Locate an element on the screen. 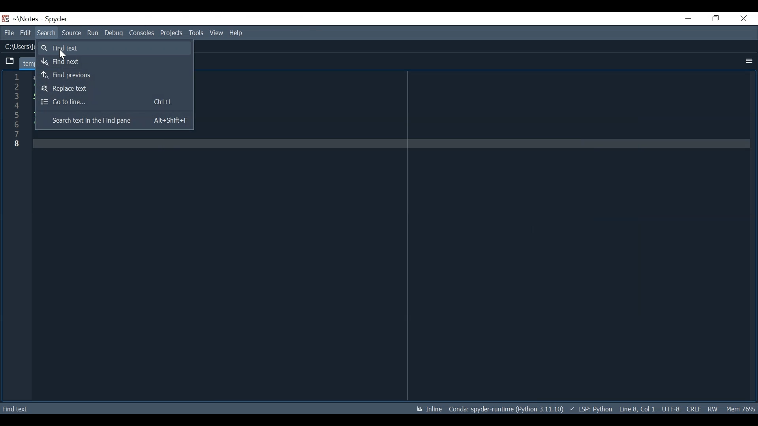 The height and width of the screenshot is (426, 758). Tools is located at coordinates (197, 33).